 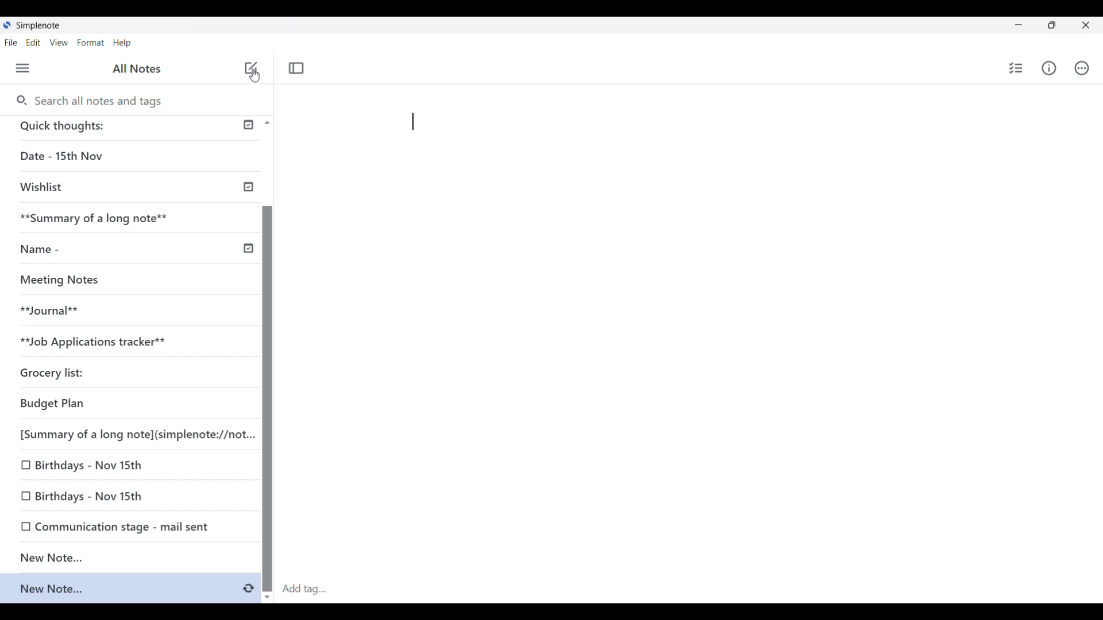 What do you see at coordinates (1052, 25) in the screenshot?
I see `Show interface in a smaller tab` at bounding box center [1052, 25].